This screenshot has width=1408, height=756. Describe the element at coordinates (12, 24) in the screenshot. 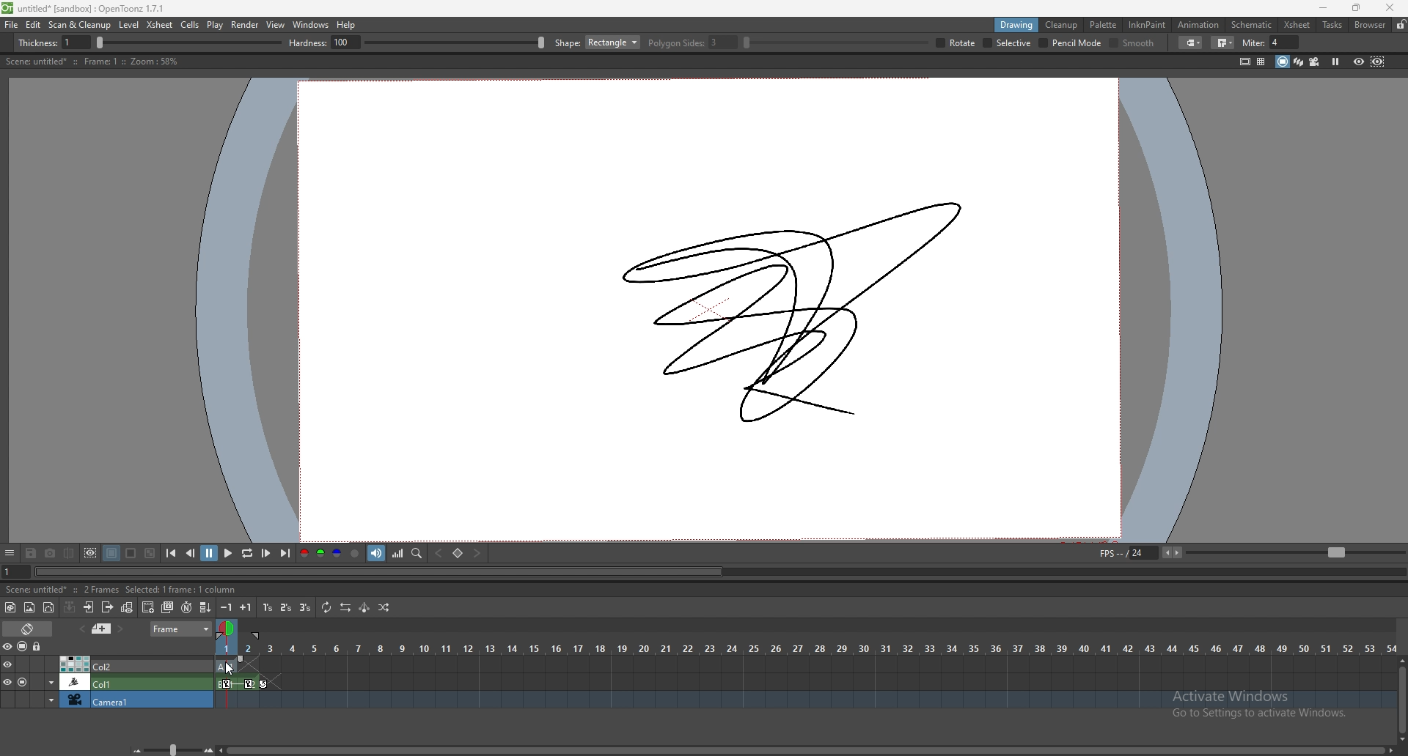

I see `file` at that location.